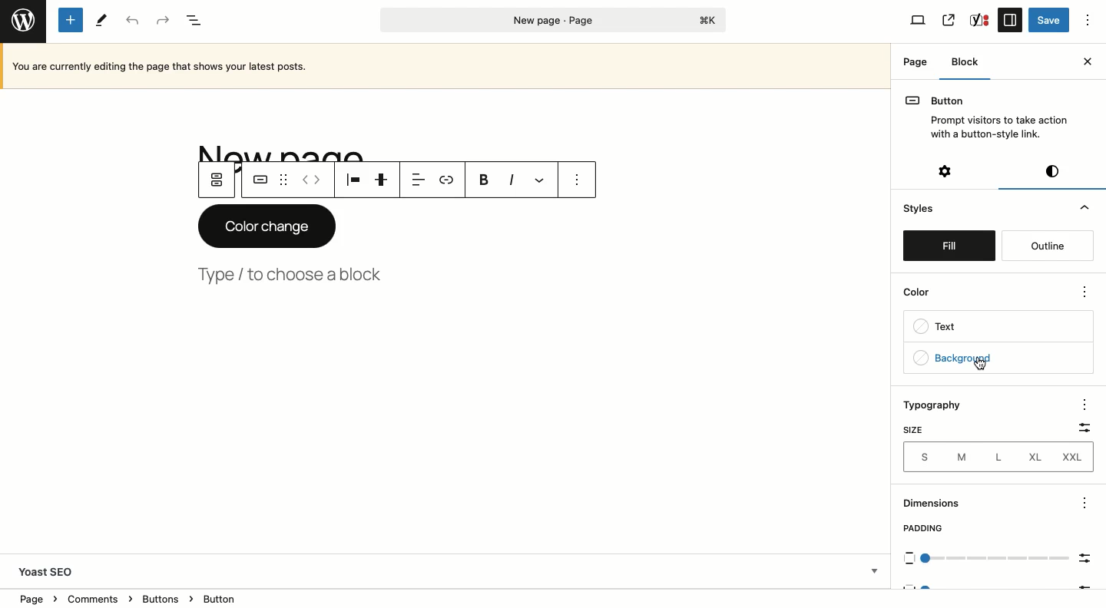  Describe the element at coordinates (446, 598) in the screenshot. I see `Location` at that location.